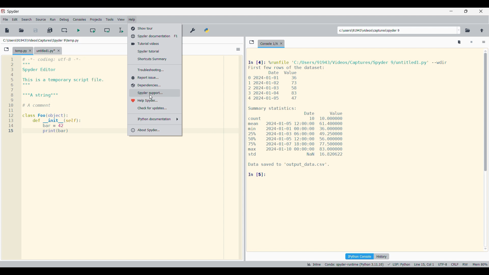 The image size is (489, 275). What do you see at coordinates (35, 30) in the screenshot?
I see `Save file` at bounding box center [35, 30].